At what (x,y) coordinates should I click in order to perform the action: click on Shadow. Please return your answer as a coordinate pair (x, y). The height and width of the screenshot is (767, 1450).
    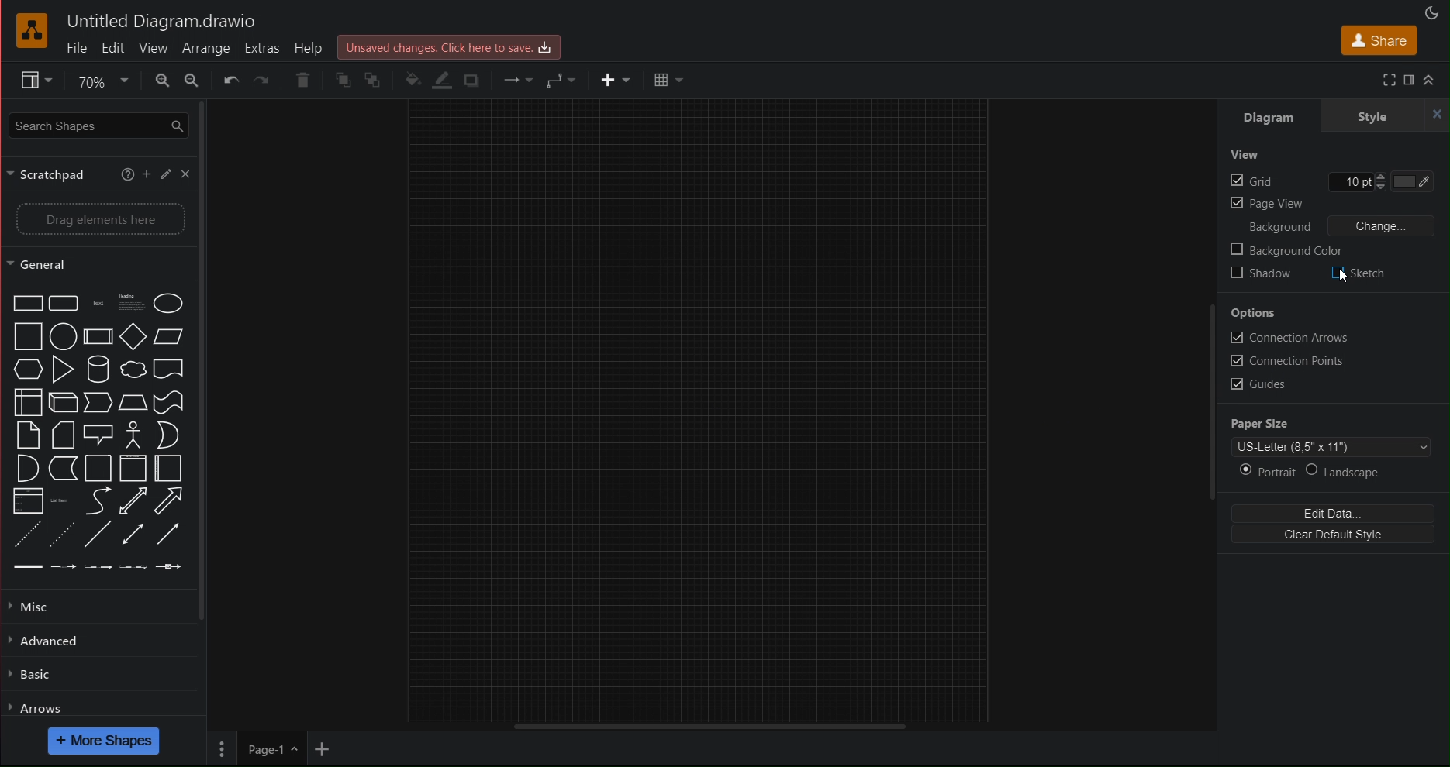
    Looking at the image, I should click on (469, 79).